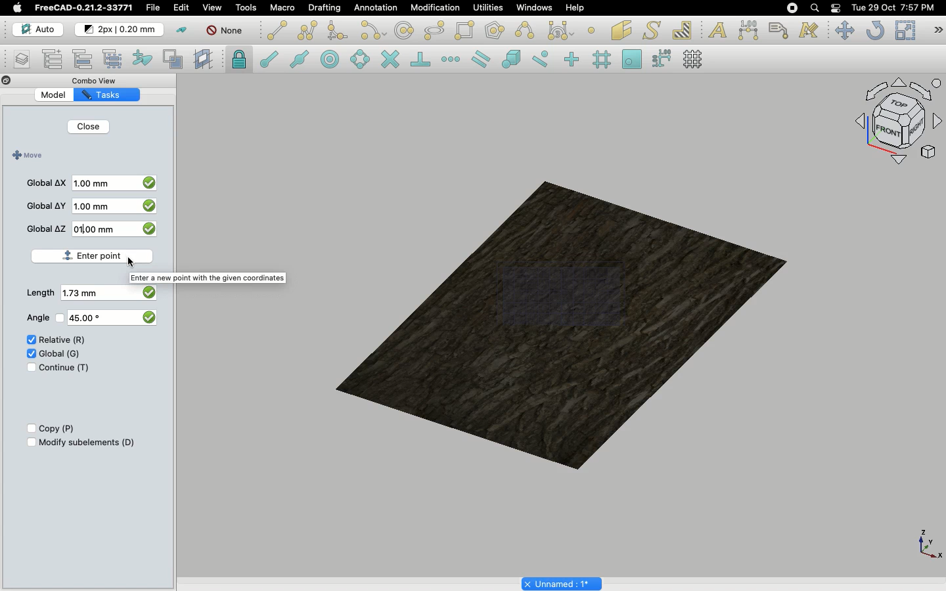 Image resolution: width=946 pixels, height=591 pixels. I want to click on Facebinder, so click(621, 32).